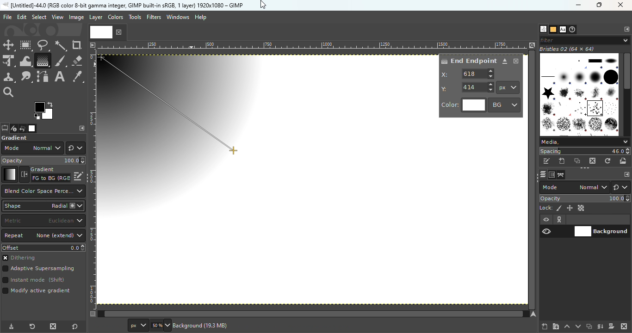 This screenshot has width=632, height=333. I want to click on Move tool, so click(9, 45).